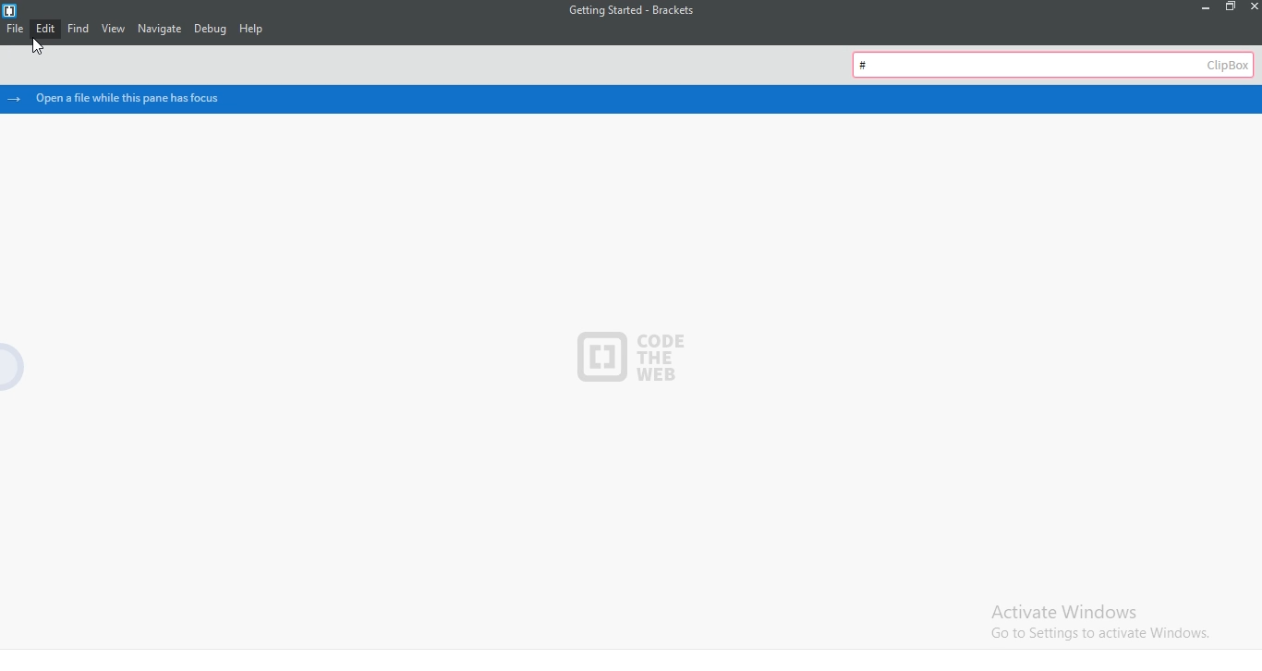 The height and width of the screenshot is (671, 1262). Describe the element at coordinates (80, 30) in the screenshot. I see `find` at that location.